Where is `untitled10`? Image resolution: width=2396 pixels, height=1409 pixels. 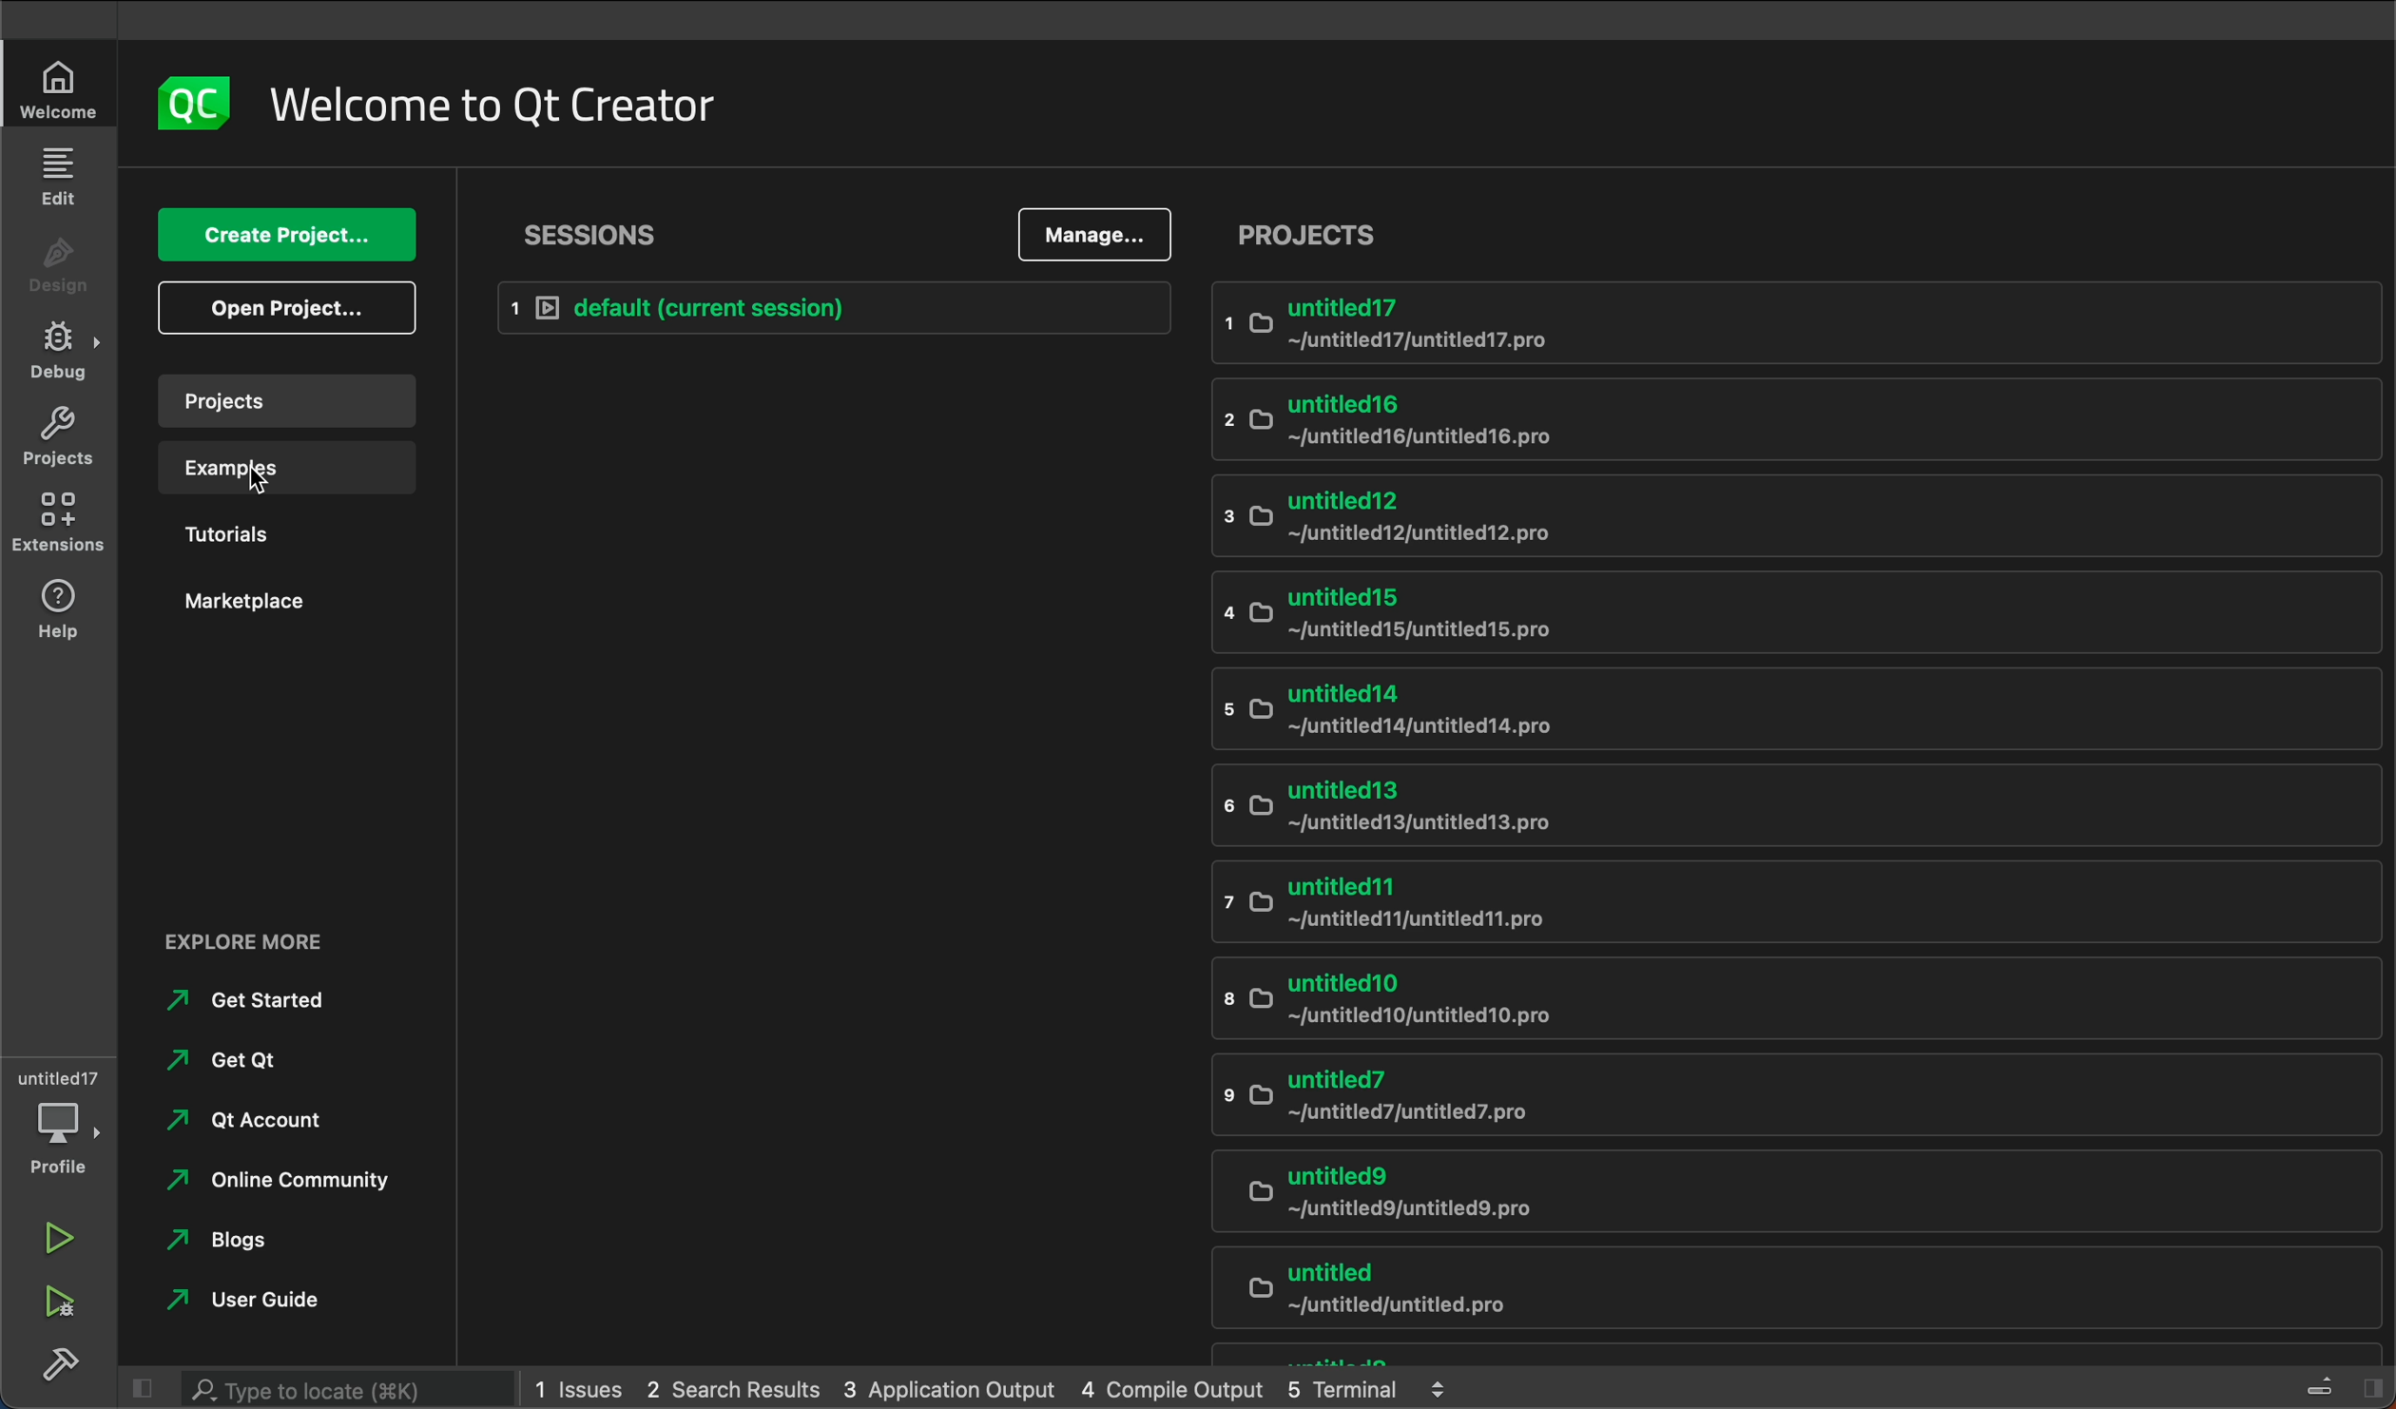
untitled10 is located at coordinates (1783, 997).